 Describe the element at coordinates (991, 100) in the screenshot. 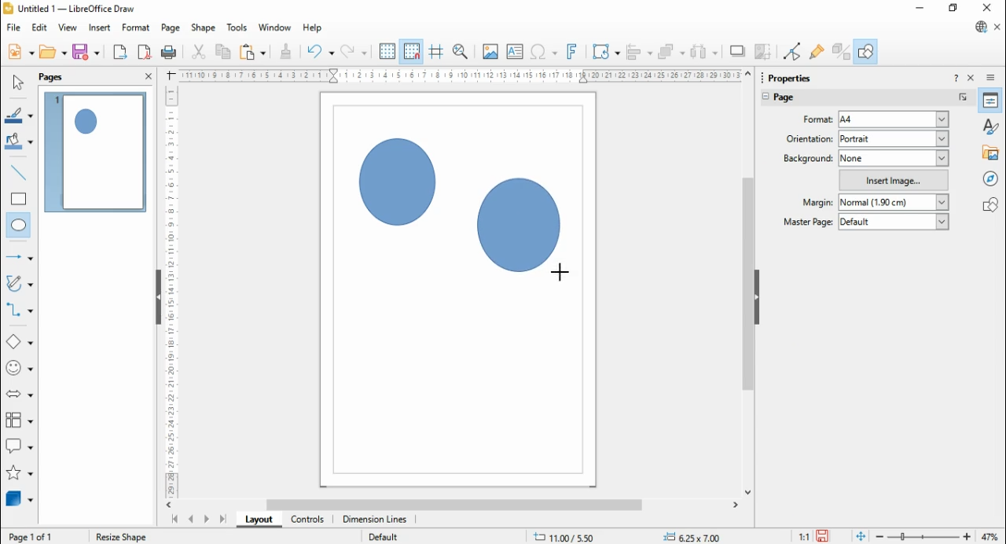

I see `properties` at that location.